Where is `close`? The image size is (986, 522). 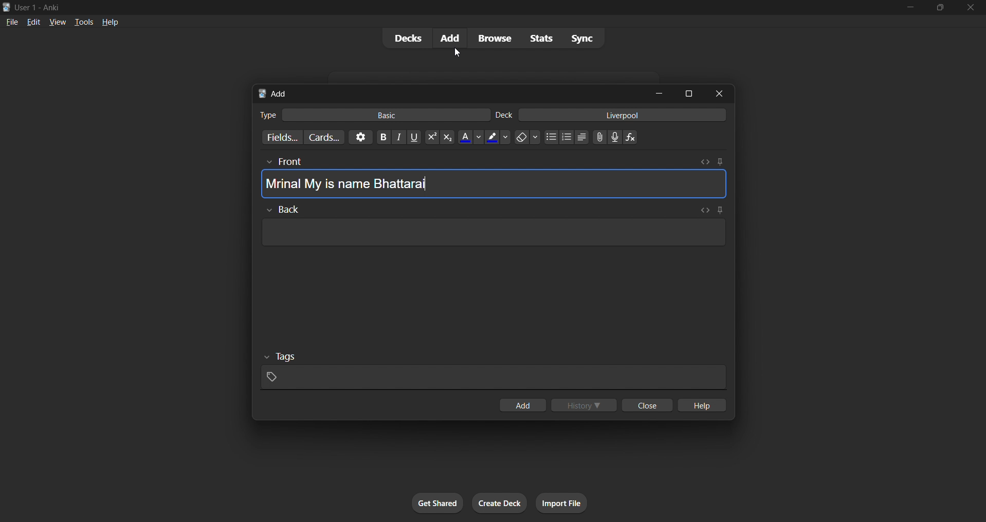
close is located at coordinates (972, 9).